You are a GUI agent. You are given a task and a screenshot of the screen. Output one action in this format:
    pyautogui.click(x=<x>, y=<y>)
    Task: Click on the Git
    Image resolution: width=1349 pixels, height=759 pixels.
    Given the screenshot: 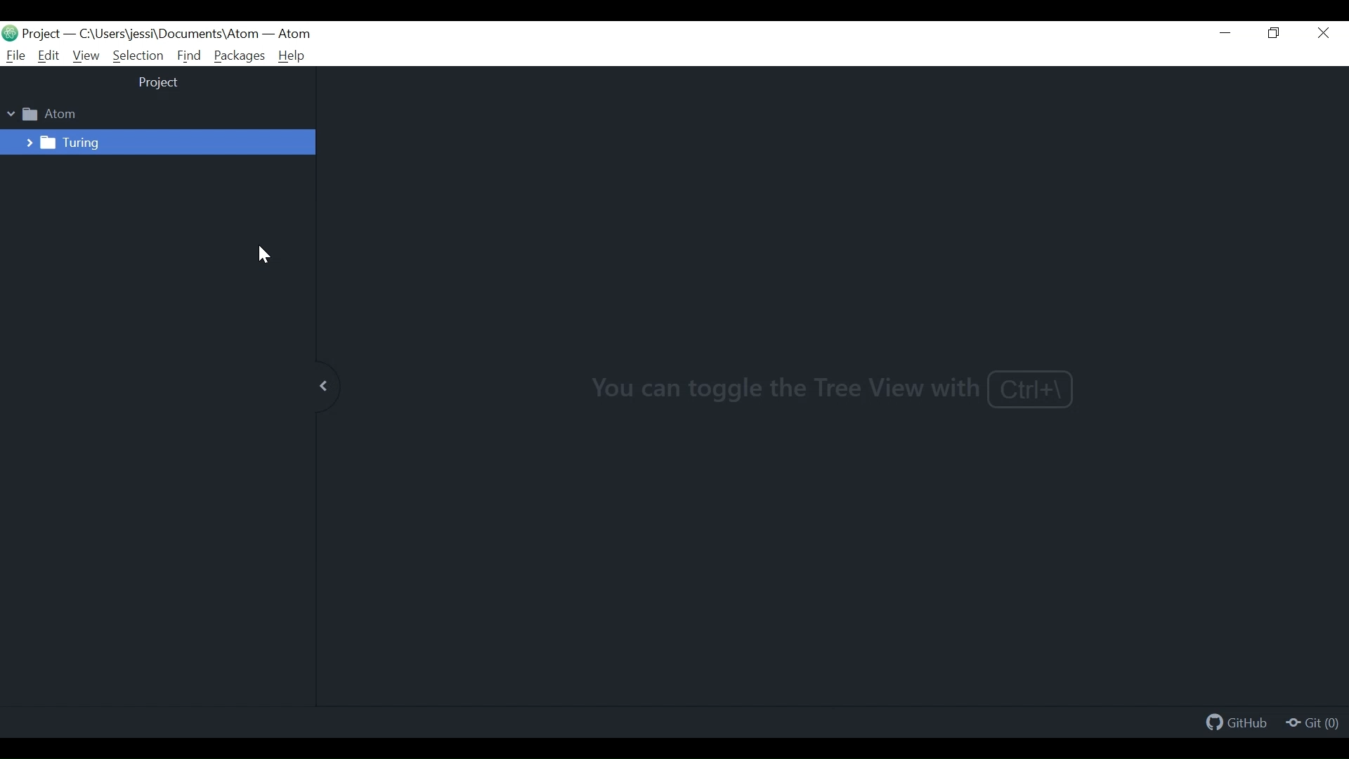 What is the action you would take?
    pyautogui.click(x=1312, y=724)
    